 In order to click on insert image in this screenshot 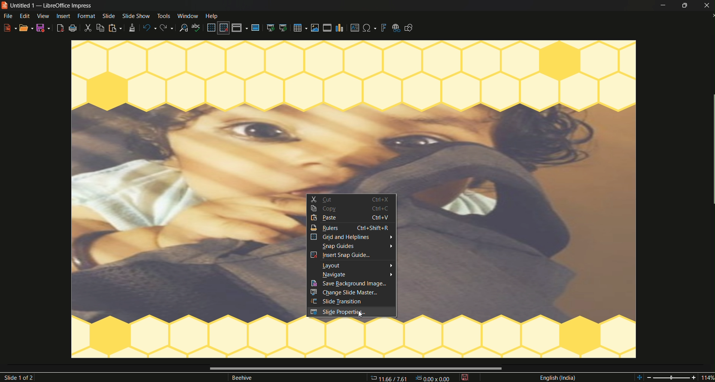, I will do `click(315, 28)`.